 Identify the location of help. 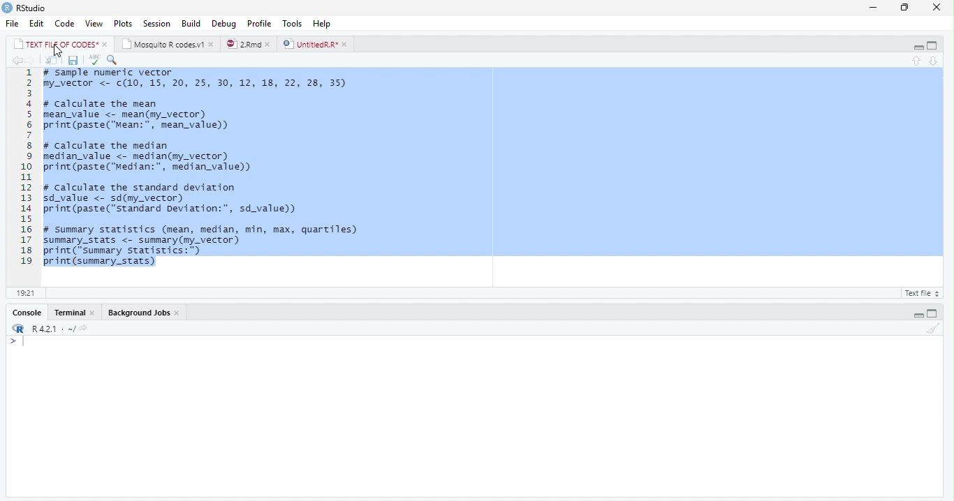
(322, 24).